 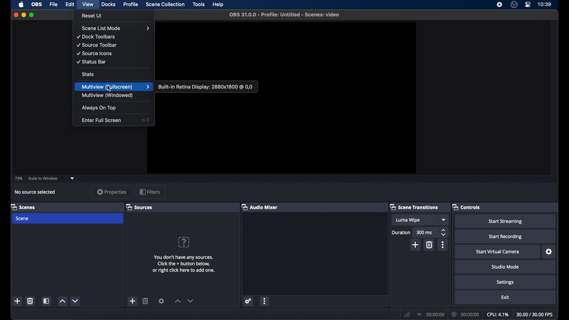 What do you see at coordinates (151, 191) in the screenshot?
I see `filters` at bounding box center [151, 191].